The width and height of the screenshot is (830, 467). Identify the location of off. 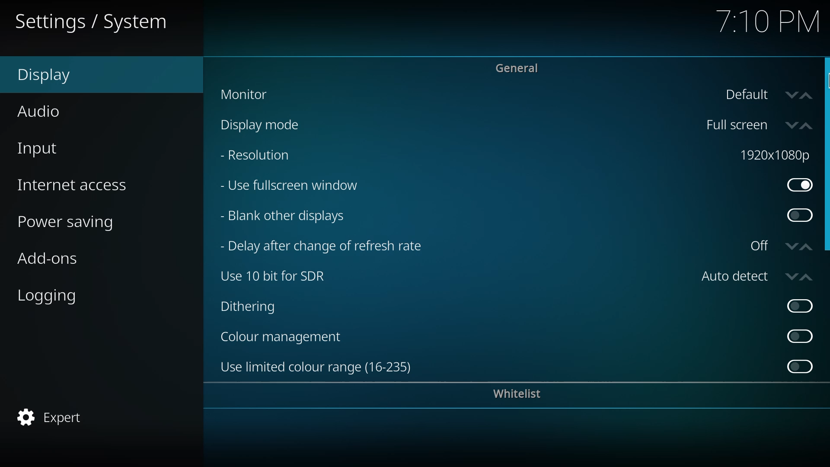
(777, 246).